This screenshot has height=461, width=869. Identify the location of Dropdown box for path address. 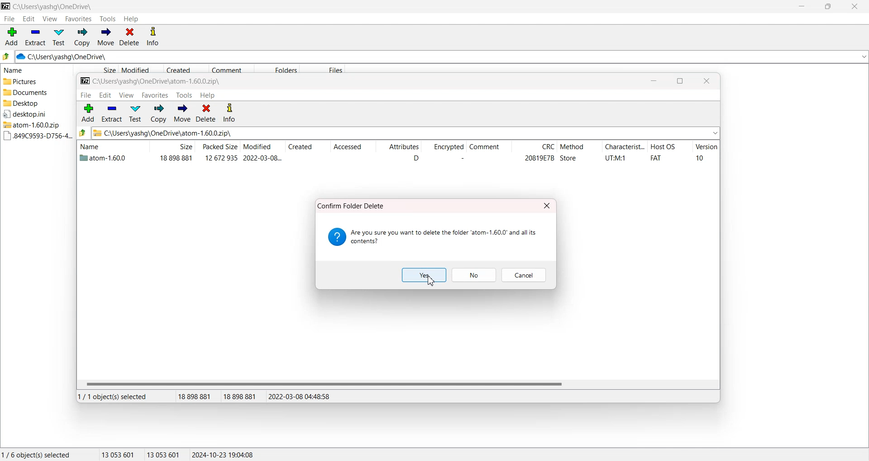
(863, 57).